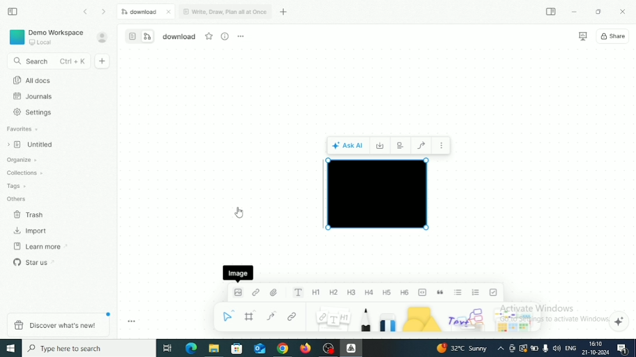  Describe the element at coordinates (259, 349) in the screenshot. I see `Mail` at that location.